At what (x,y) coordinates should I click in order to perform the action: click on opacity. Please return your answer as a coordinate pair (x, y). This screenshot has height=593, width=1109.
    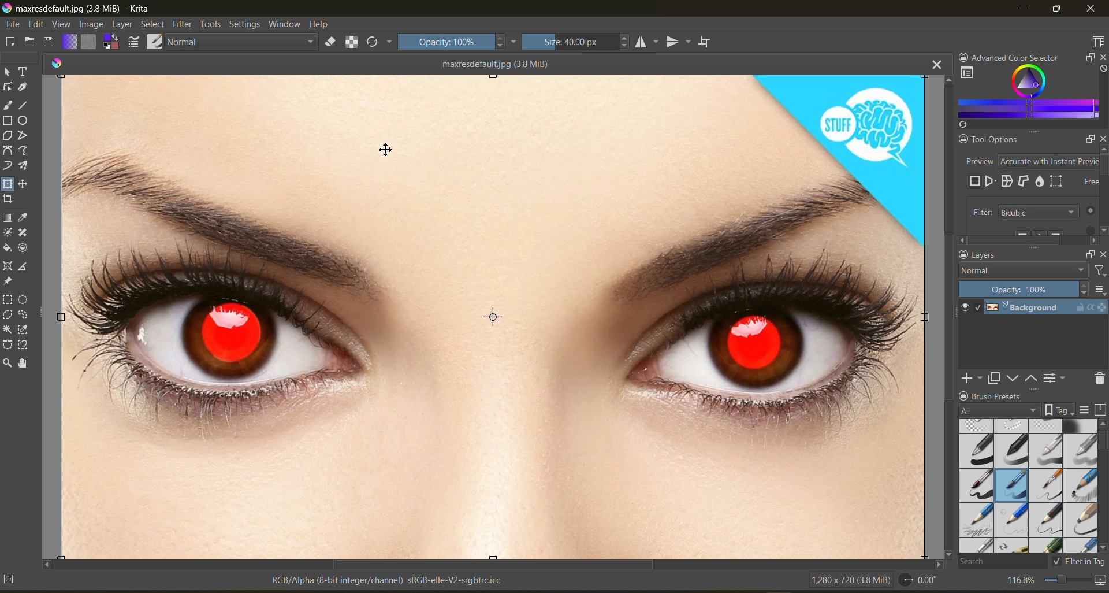
    Looking at the image, I should click on (1025, 290).